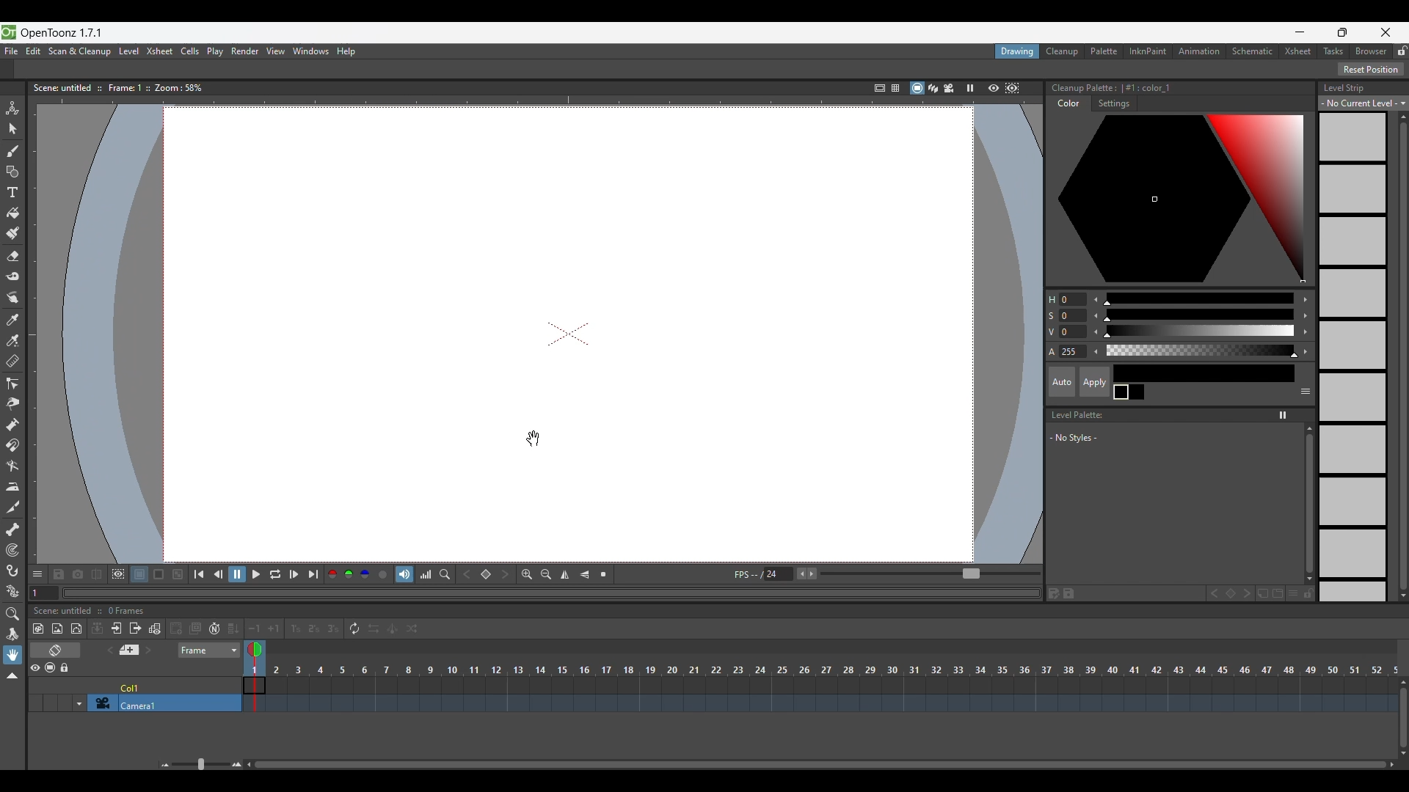  What do you see at coordinates (603, 574) in the screenshot?
I see `Reset view` at bounding box center [603, 574].